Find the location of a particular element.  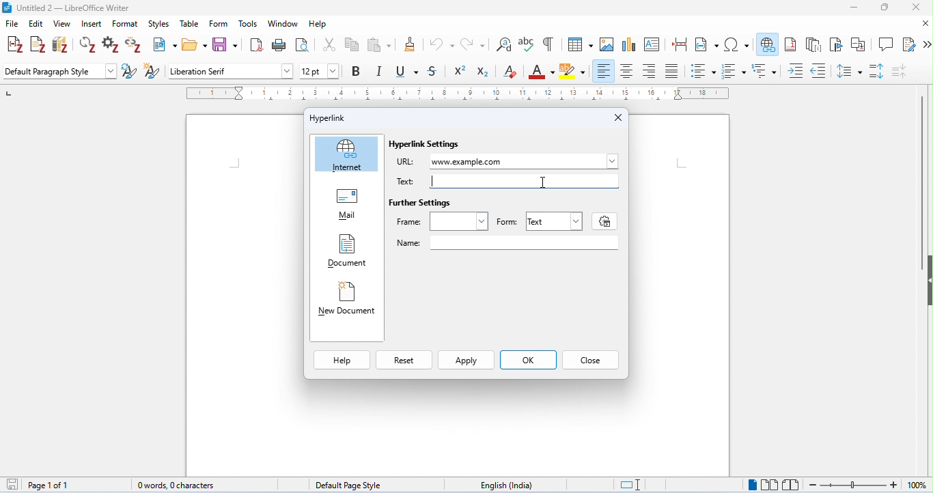

page 1 of 1 is located at coordinates (50, 485).